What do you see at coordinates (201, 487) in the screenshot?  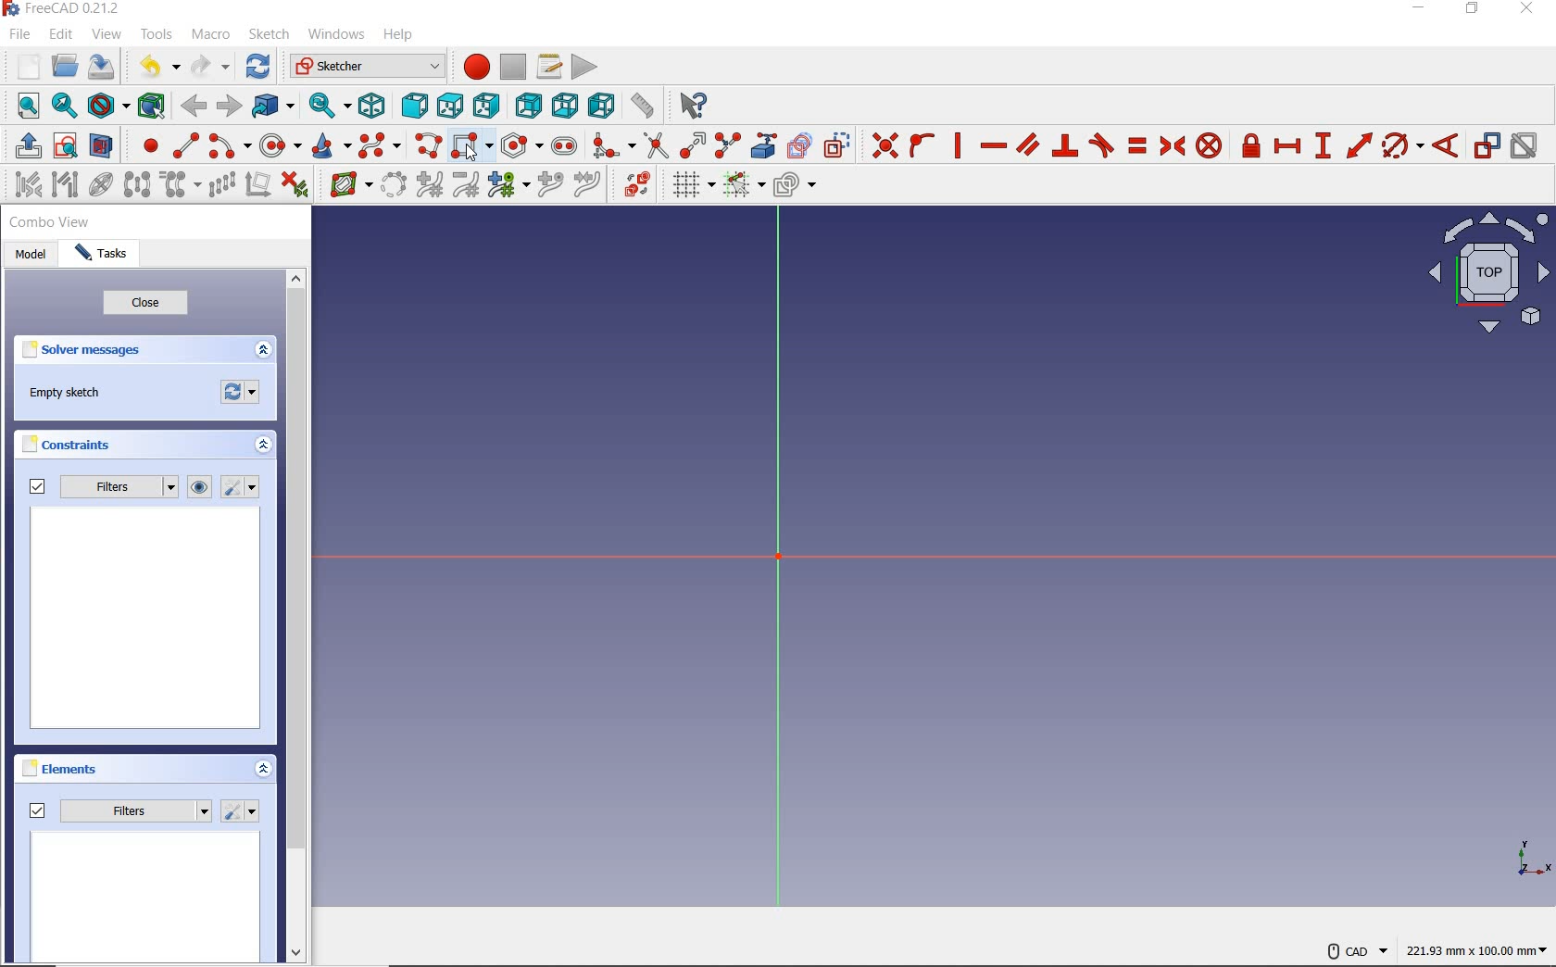 I see `show or hide all listed constraints from 3D view` at bounding box center [201, 487].